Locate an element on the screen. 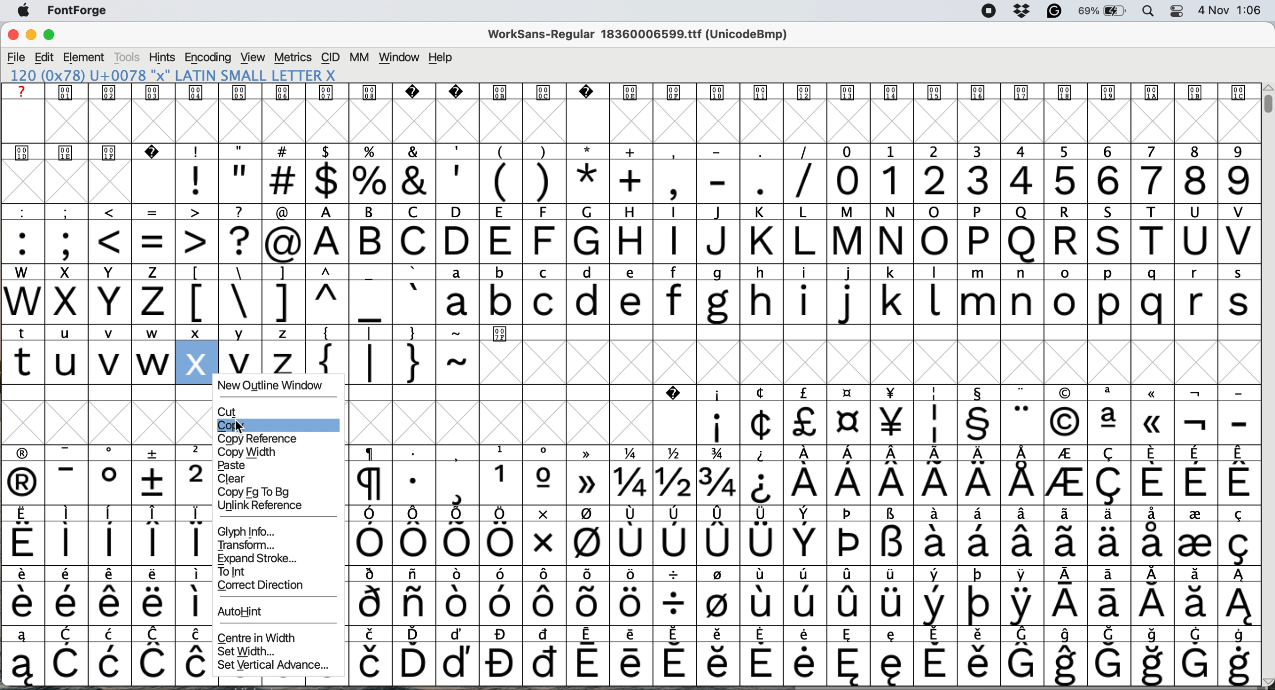  set vertical advance is located at coordinates (273, 667).